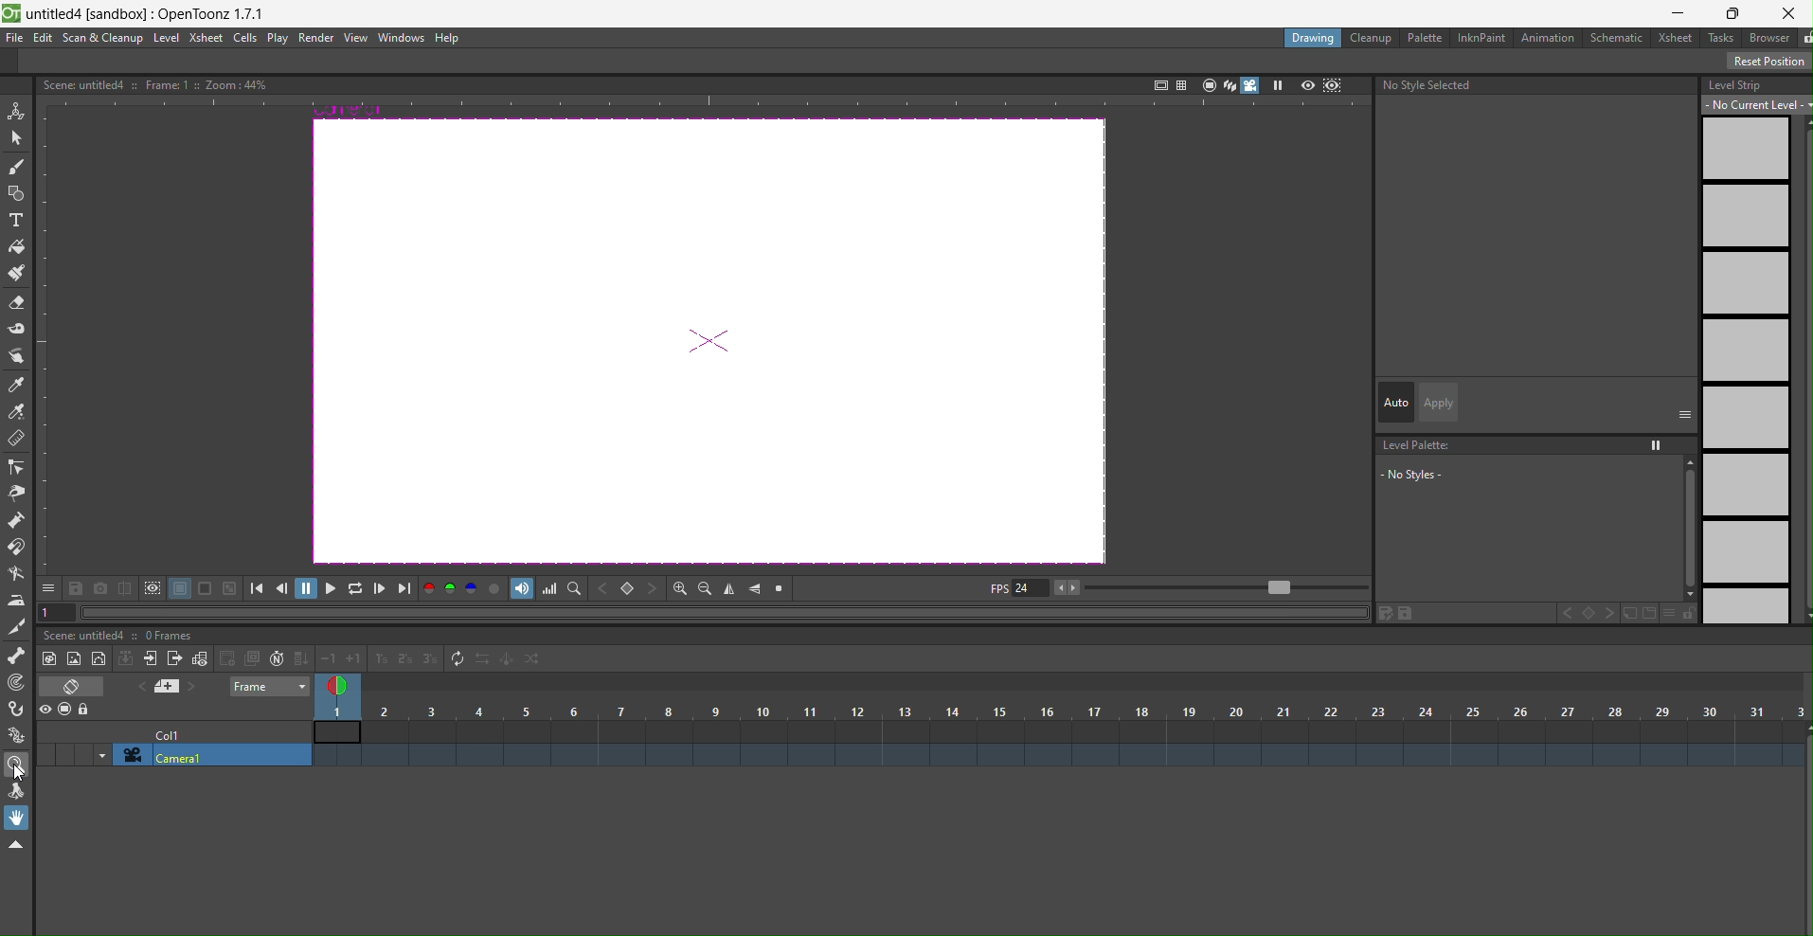  What do you see at coordinates (783, 589) in the screenshot?
I see `` at bounding box center [783, 589].